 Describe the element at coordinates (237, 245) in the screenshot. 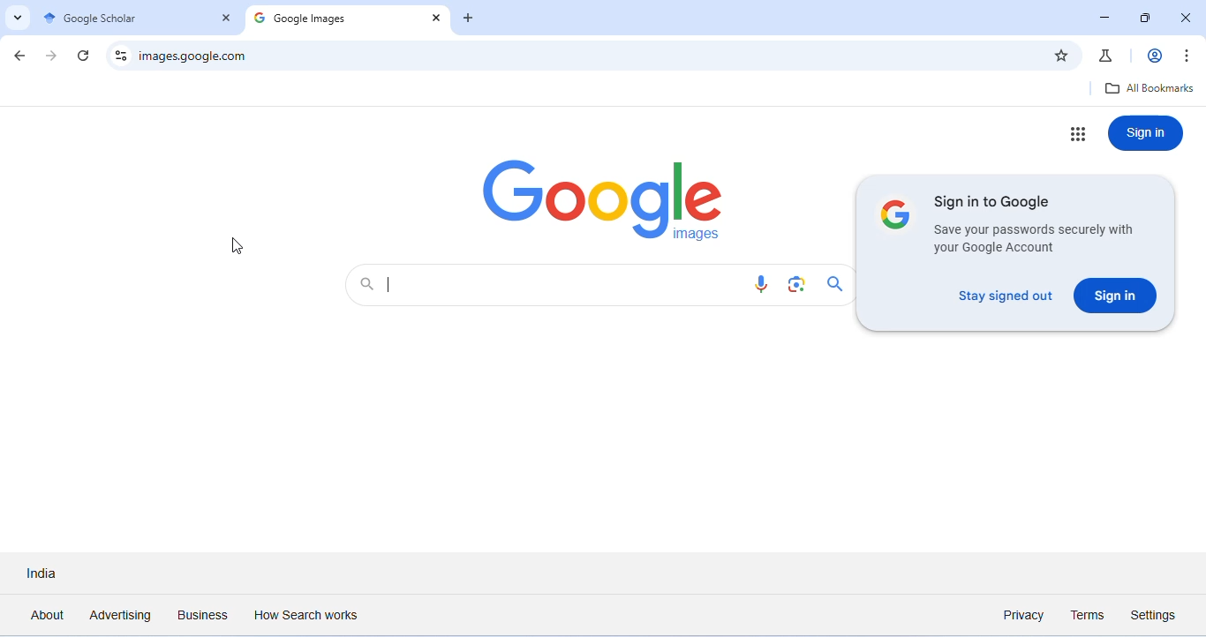

I see `cursor movement` at that location.